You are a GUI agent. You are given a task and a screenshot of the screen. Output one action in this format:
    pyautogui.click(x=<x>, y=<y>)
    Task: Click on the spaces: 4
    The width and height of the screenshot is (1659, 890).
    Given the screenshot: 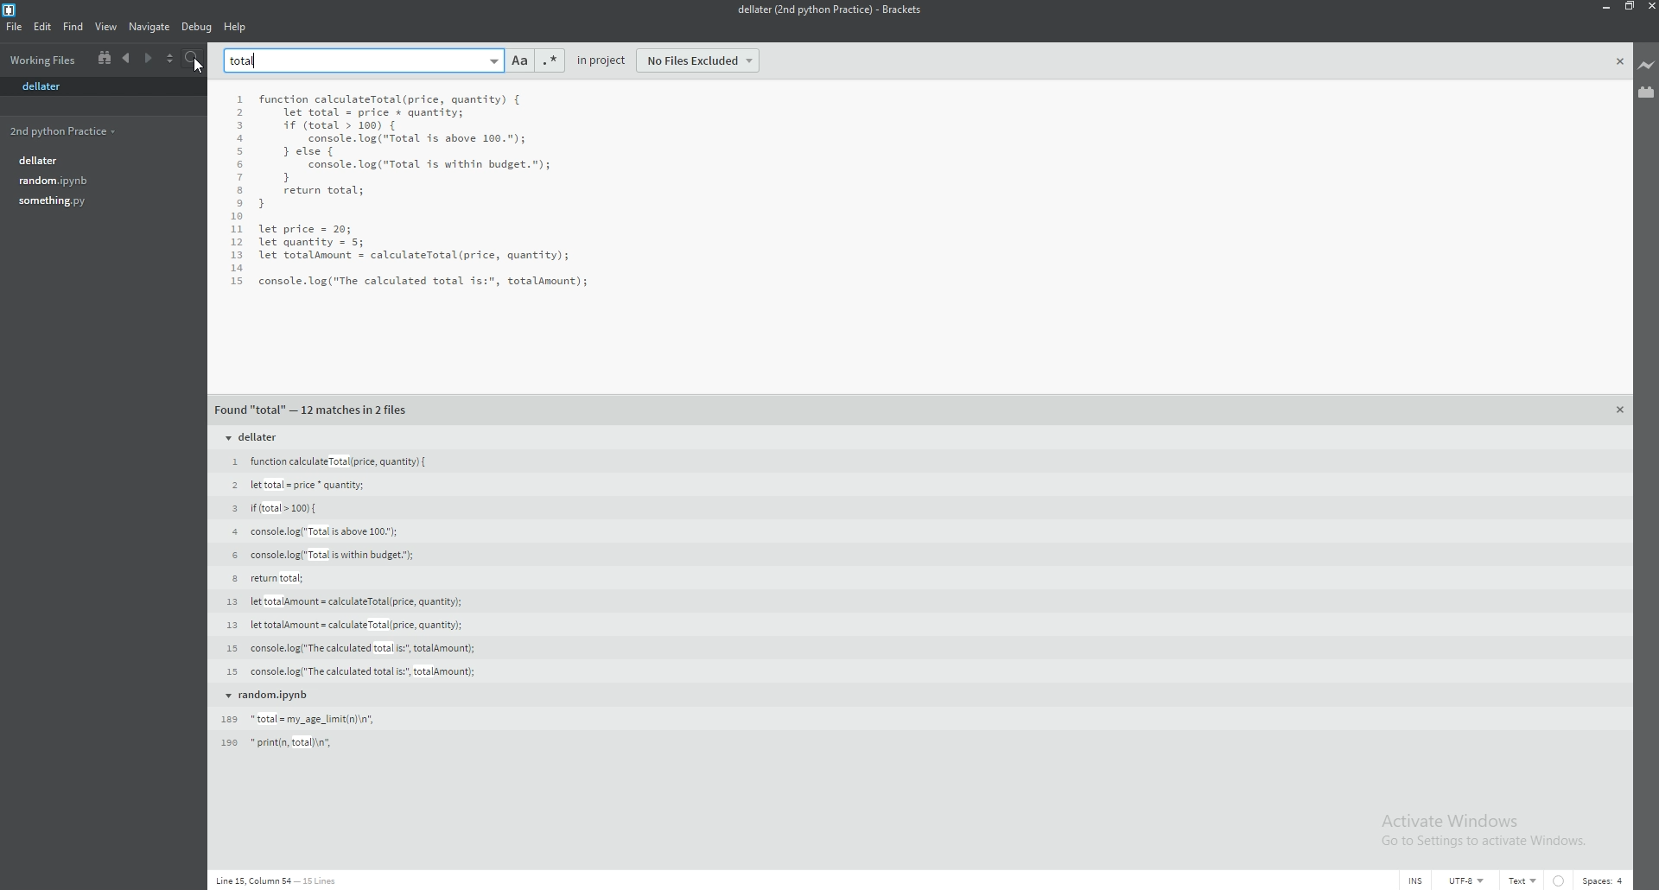 What is the action you would take?
    pyautogui.click(x=1604, y=881)
    